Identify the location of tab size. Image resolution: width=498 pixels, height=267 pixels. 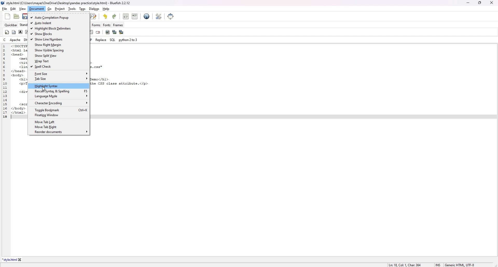
(59, 79).